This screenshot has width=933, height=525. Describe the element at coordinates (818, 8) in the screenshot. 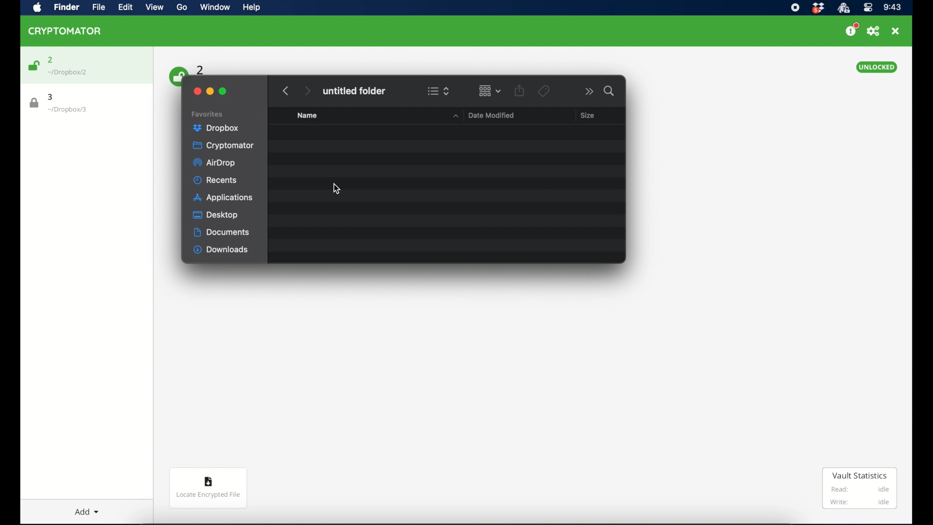

I see `dropbox icon` at that location.